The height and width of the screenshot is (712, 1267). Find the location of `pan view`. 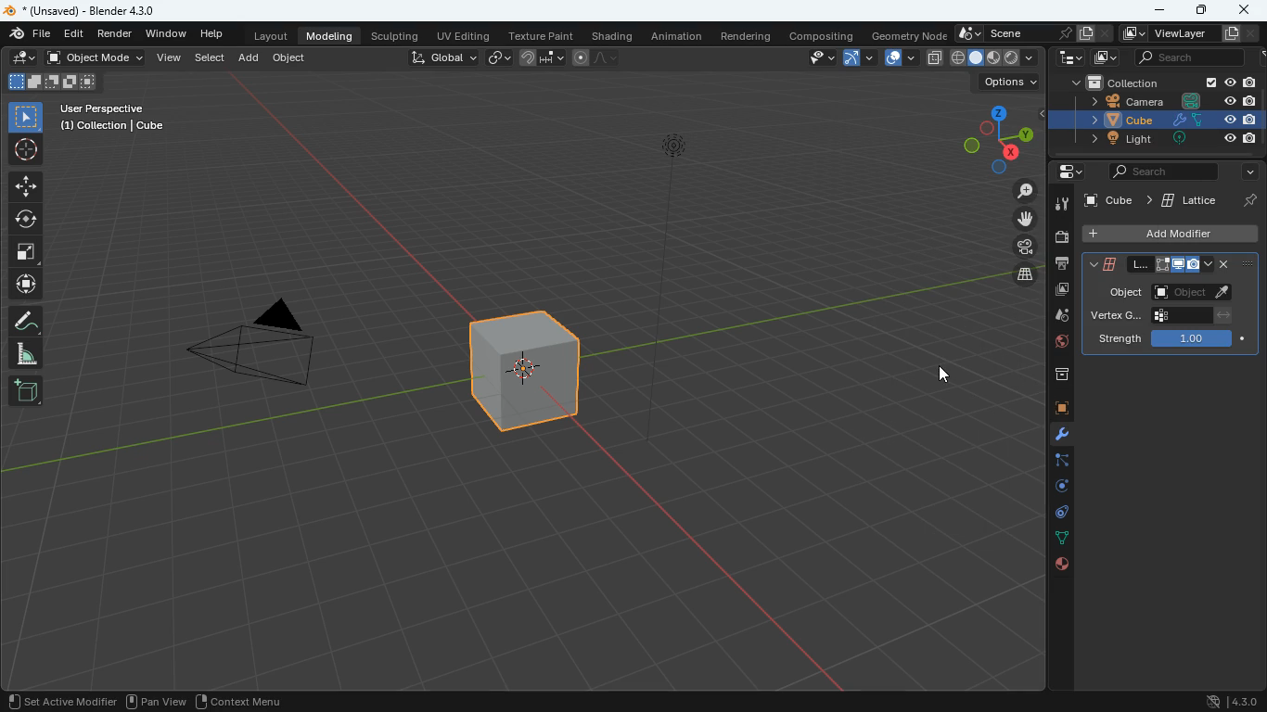

pan view is located at coordinates (155, 702).